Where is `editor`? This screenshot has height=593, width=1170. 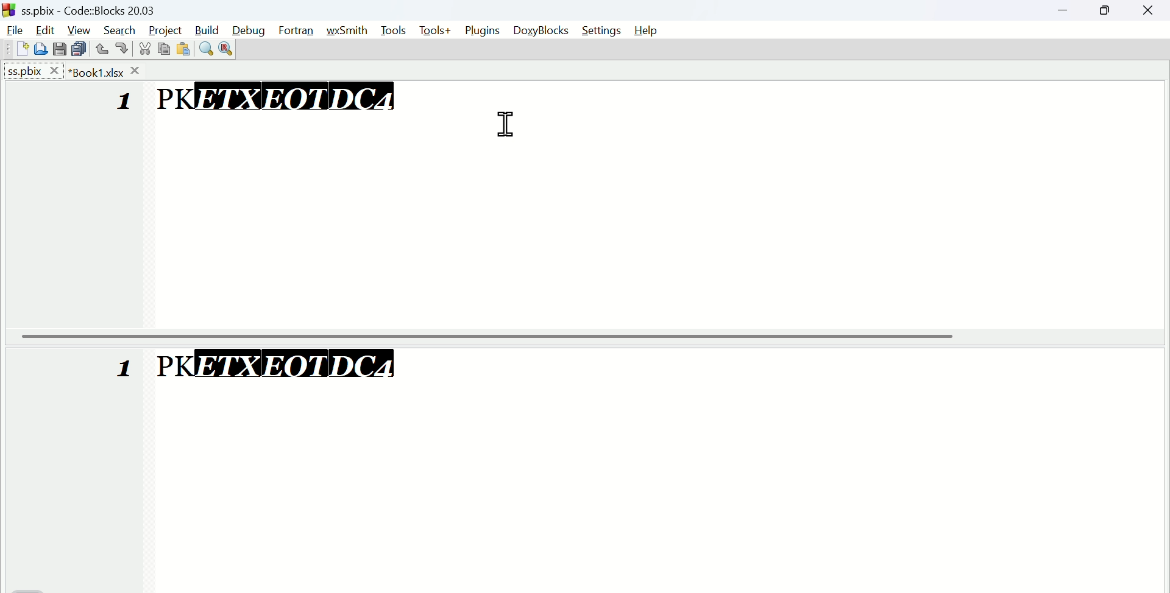 editor is located at coordinates (658, 203).